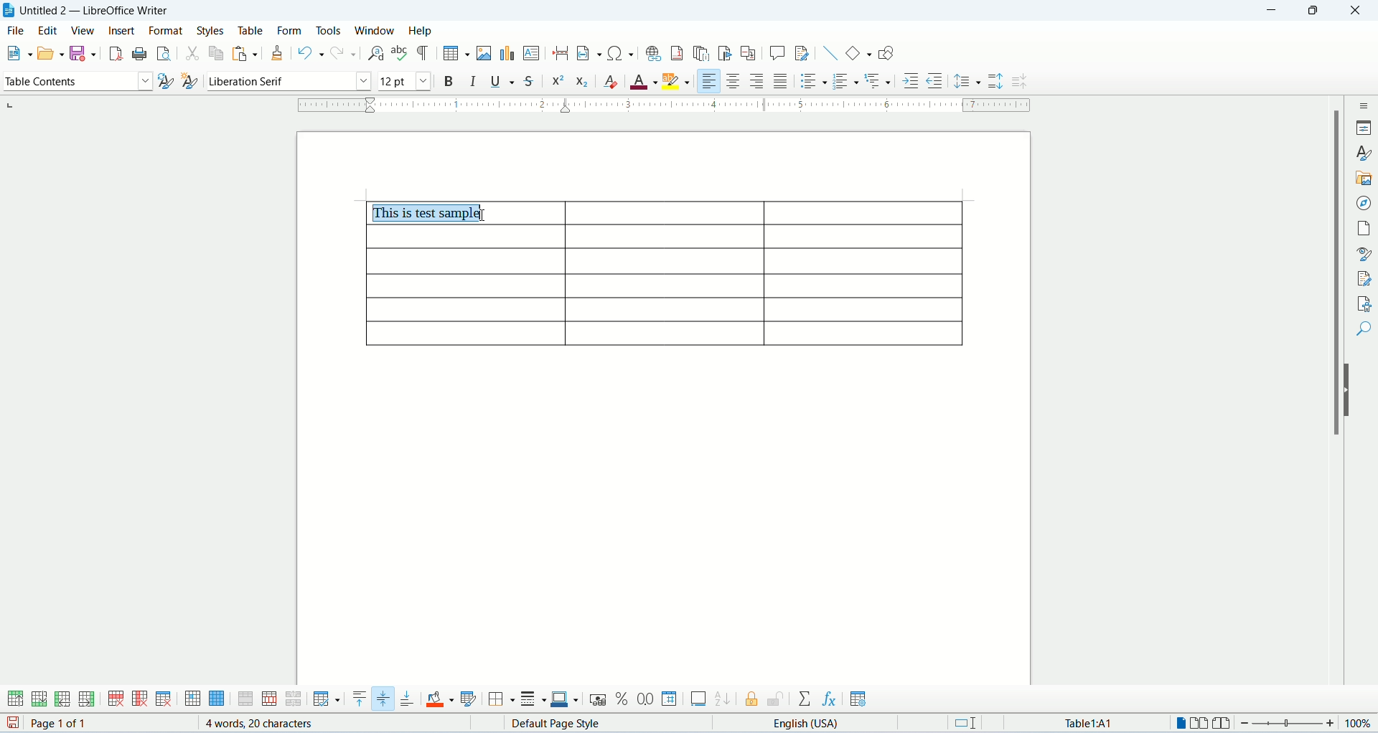  Describe the element at coordinates (558, 84) in the screenshot. I see `superscript` at that location.